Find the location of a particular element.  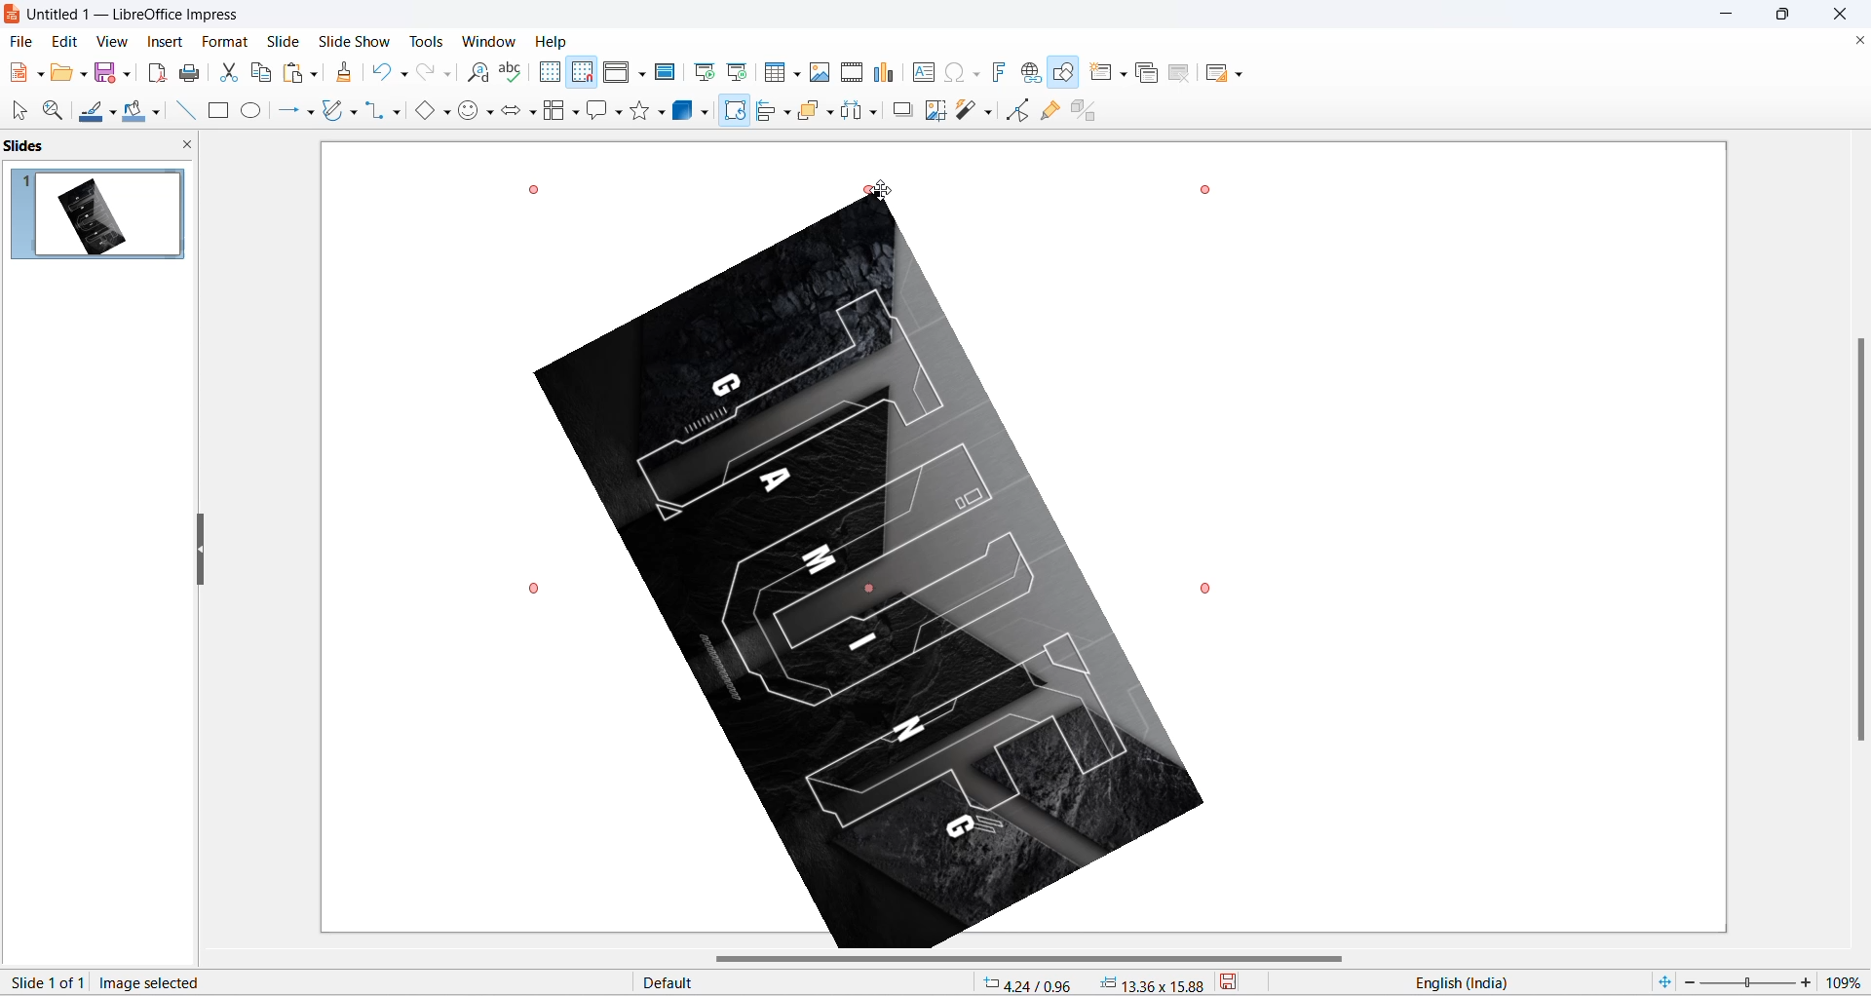

copy is located at coordinates (262, 72).